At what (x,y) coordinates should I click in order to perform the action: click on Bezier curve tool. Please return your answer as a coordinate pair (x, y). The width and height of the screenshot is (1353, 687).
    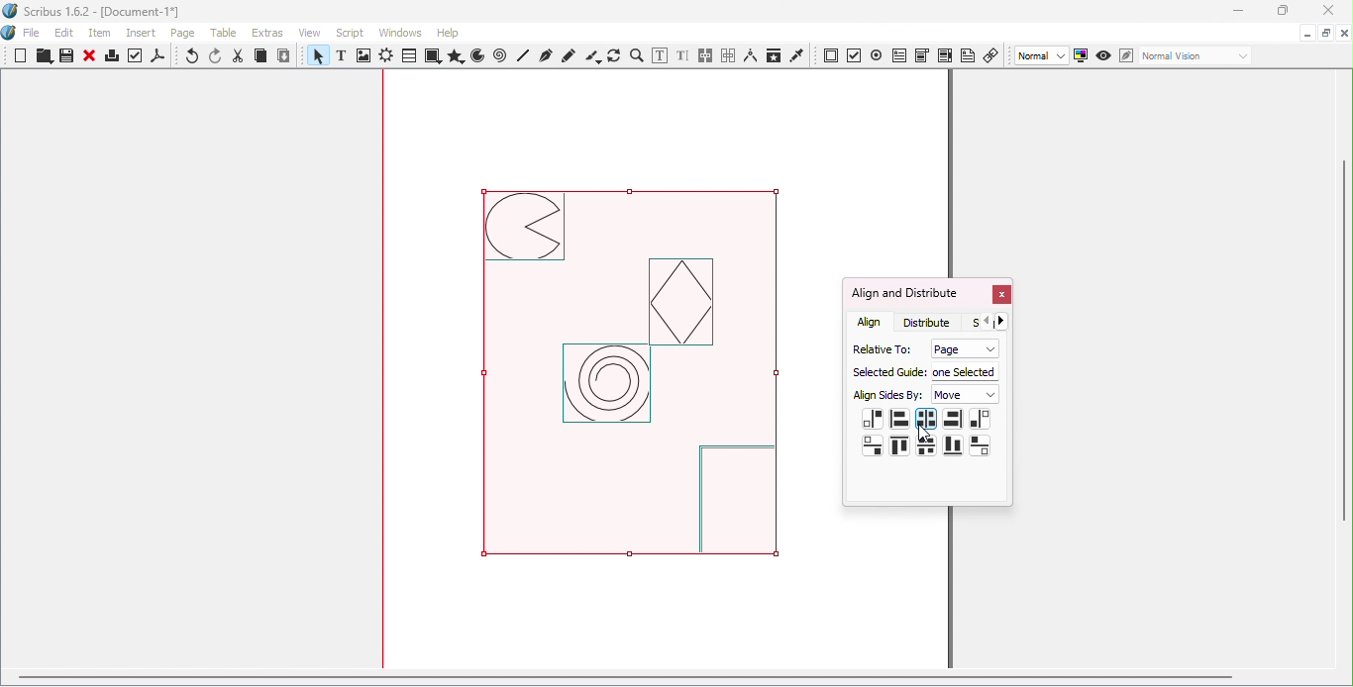
    Looking at the image, I should click on (545, 55).